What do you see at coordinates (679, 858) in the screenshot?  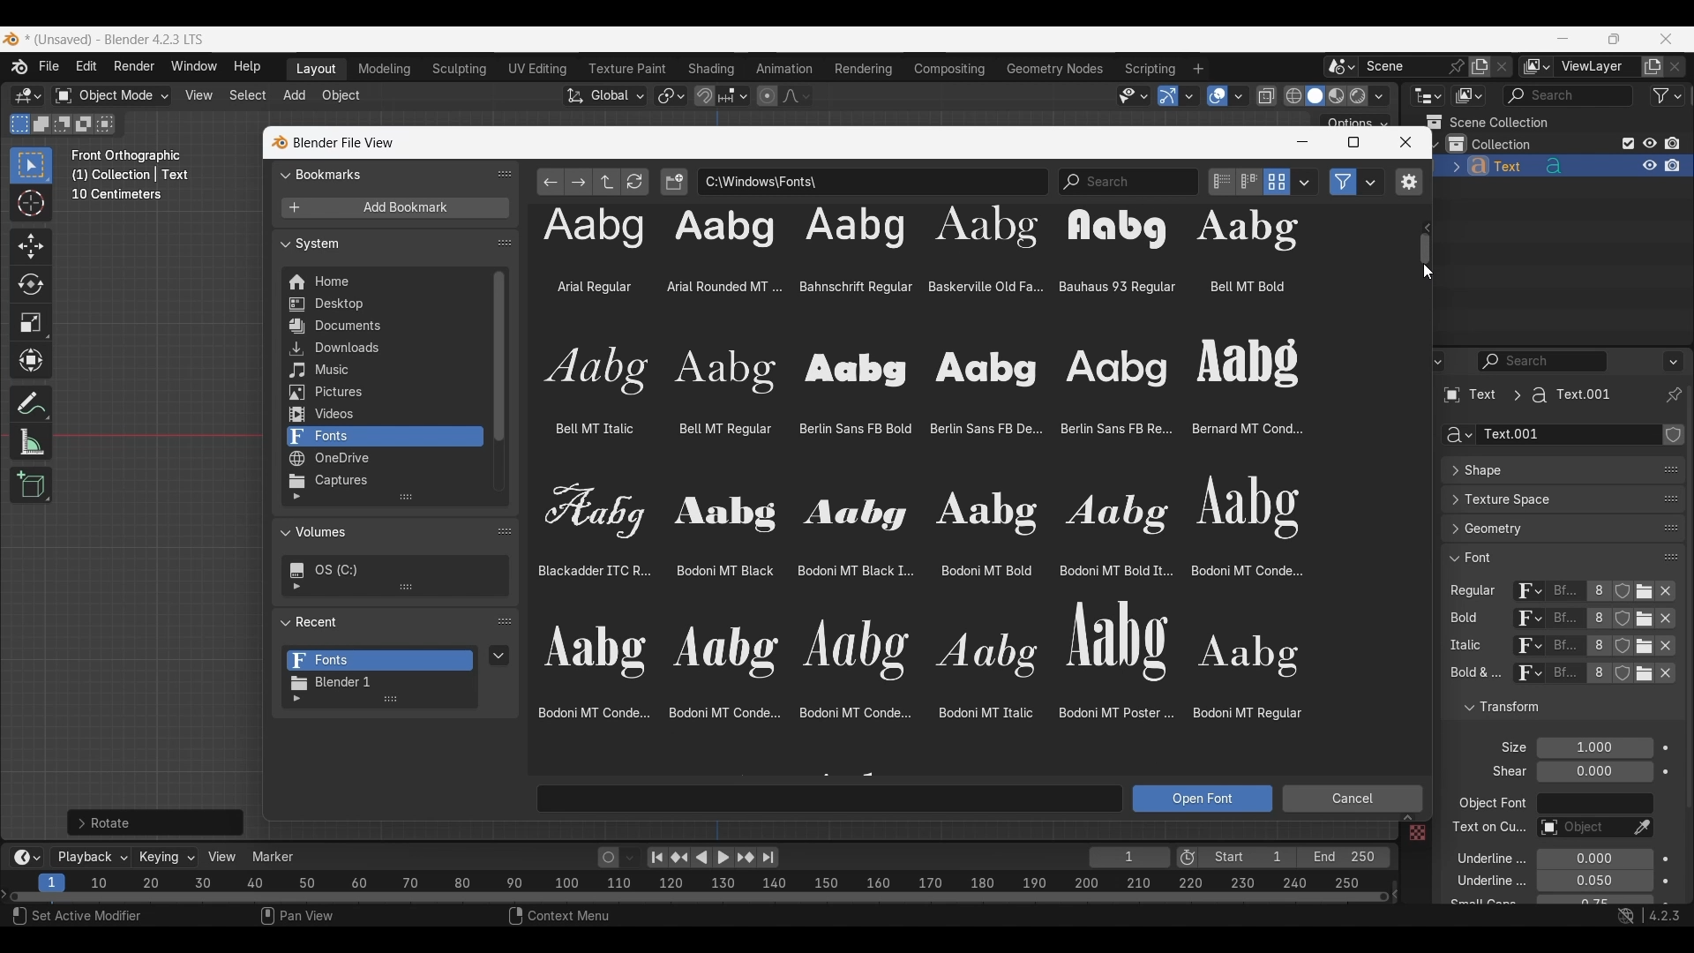 I see `Jump to key frame` at bounding box center [679, 858].